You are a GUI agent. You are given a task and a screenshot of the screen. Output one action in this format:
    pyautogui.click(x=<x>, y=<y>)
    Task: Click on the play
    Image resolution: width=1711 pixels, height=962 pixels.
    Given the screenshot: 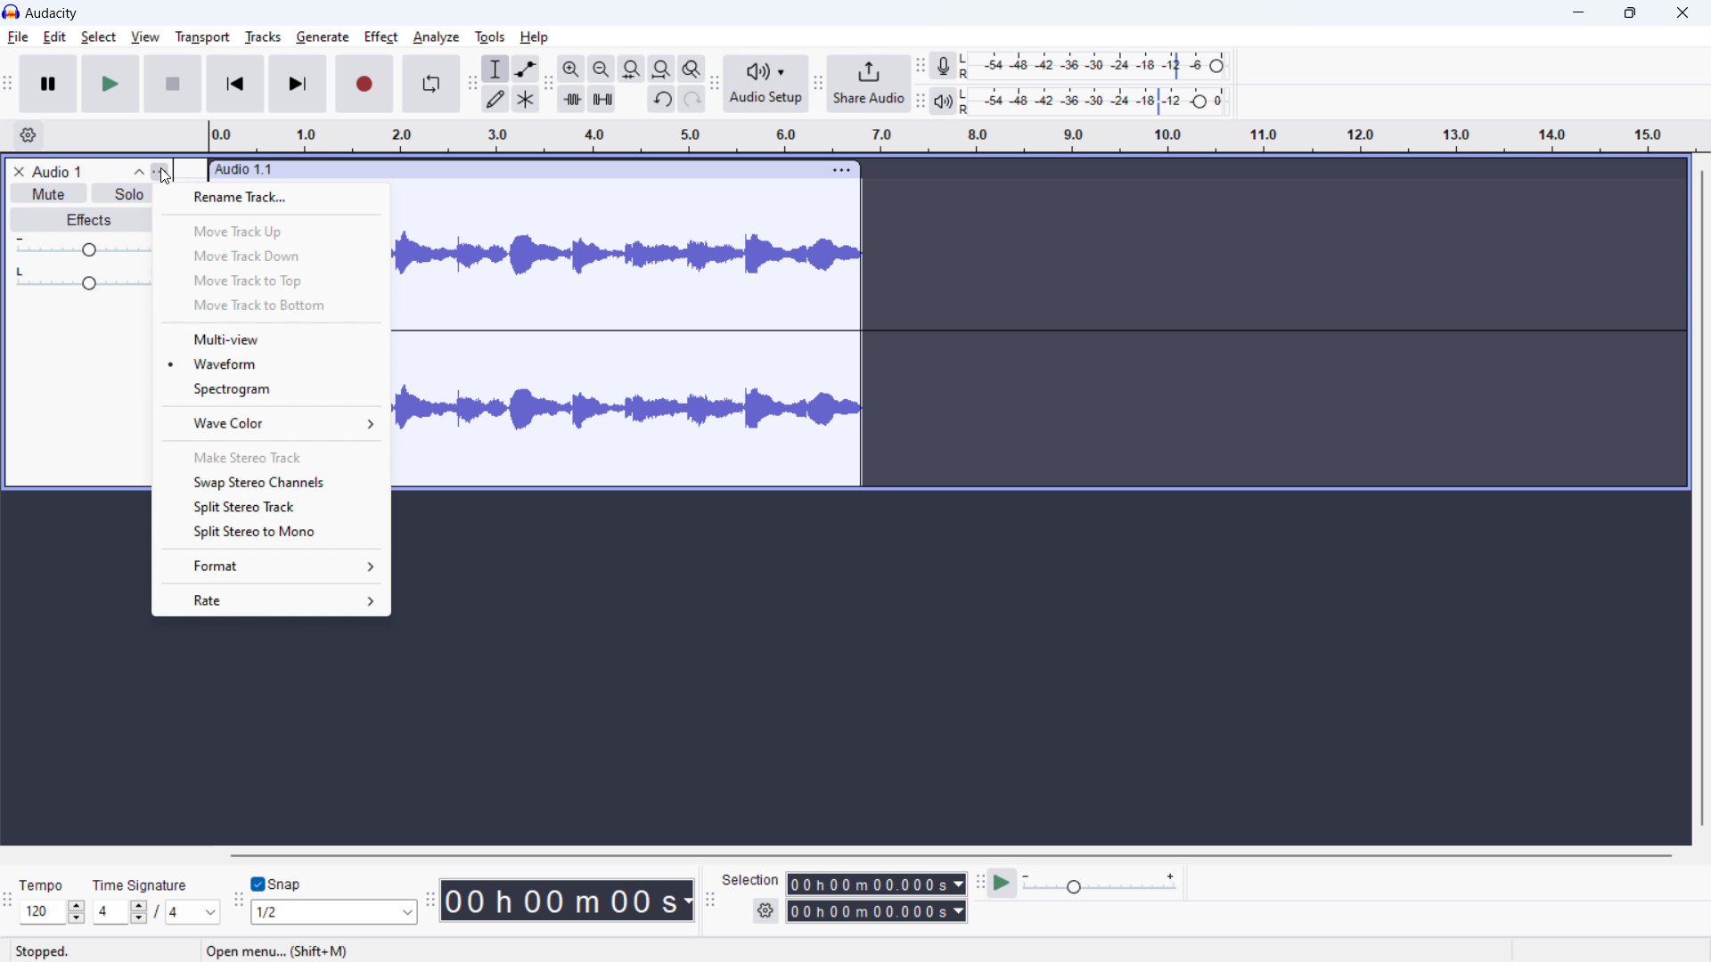 What is the action you would take?
    pyautogui.click(x=111, y=84)
    